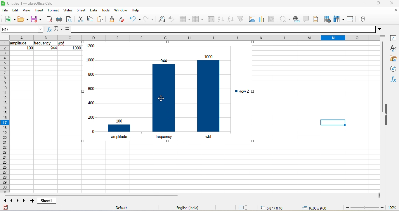 This screenshot has height=211, width=399. Describe the element at coordinates (33, 202) in the screenshot. I see `add sheet` at that location.